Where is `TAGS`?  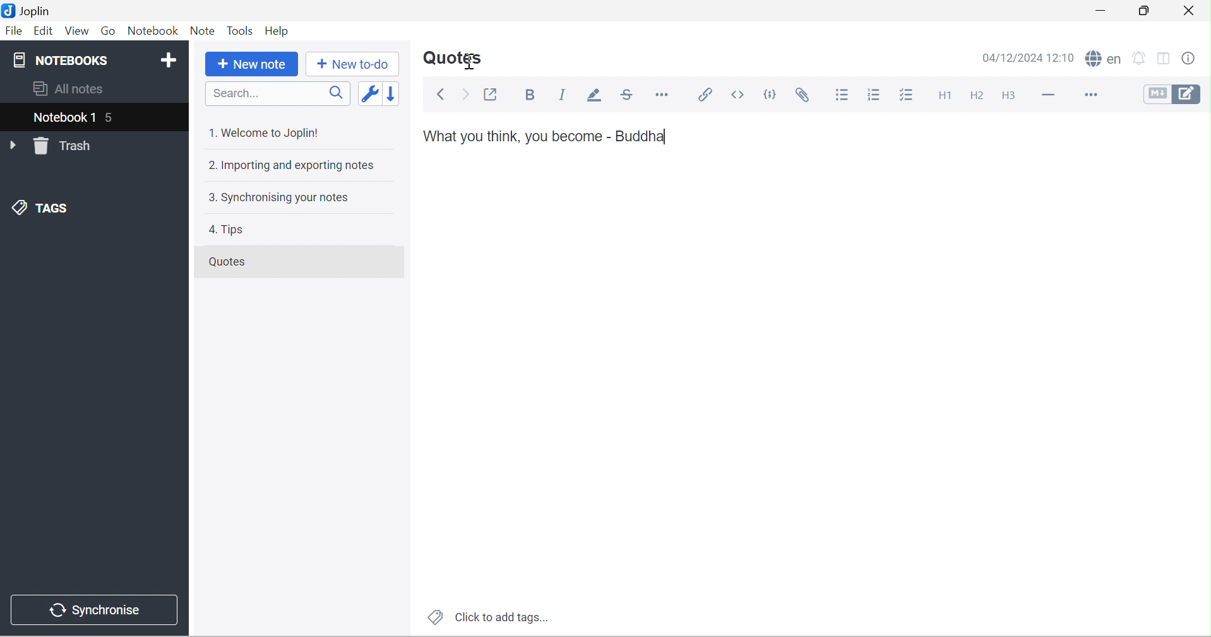 TAGS is located at coordinates (43, 207).